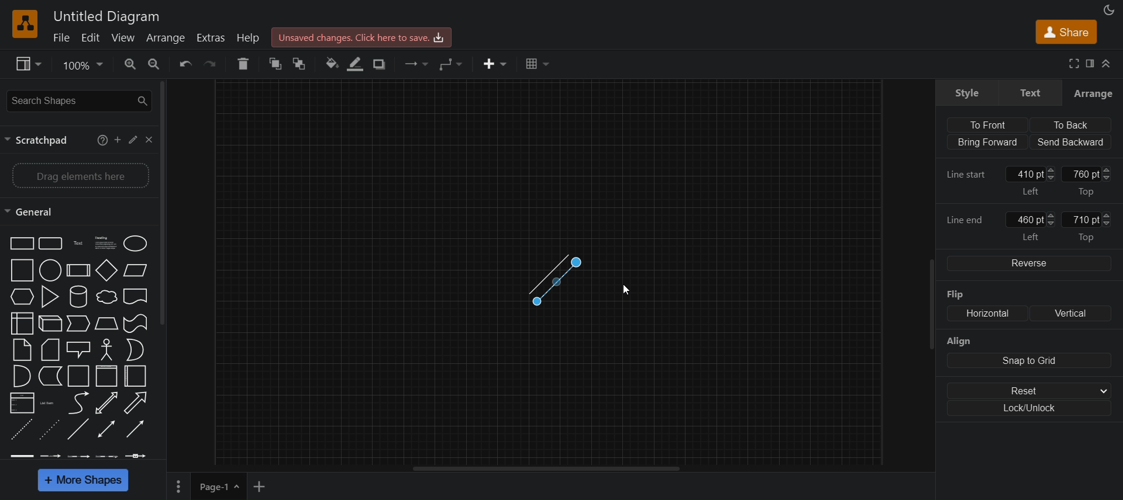 Image resolution: width=1123 pixels, height=500 pixels. I want to click on Directional connector, so click(137, 430).